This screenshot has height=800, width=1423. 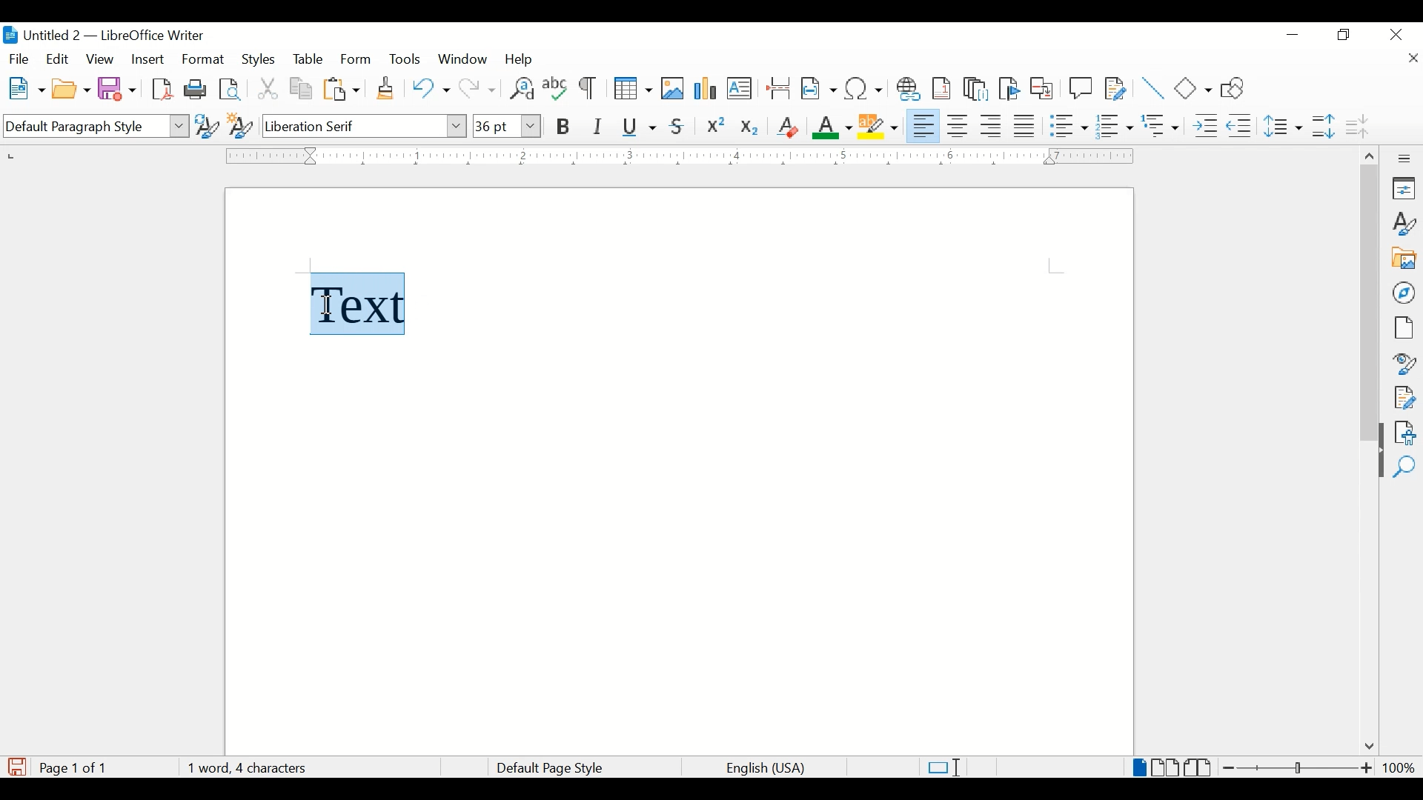 What do you see at coordinates (1200, 767) in the screenshot?
I see `book view` at bounding box center [1200, 767].